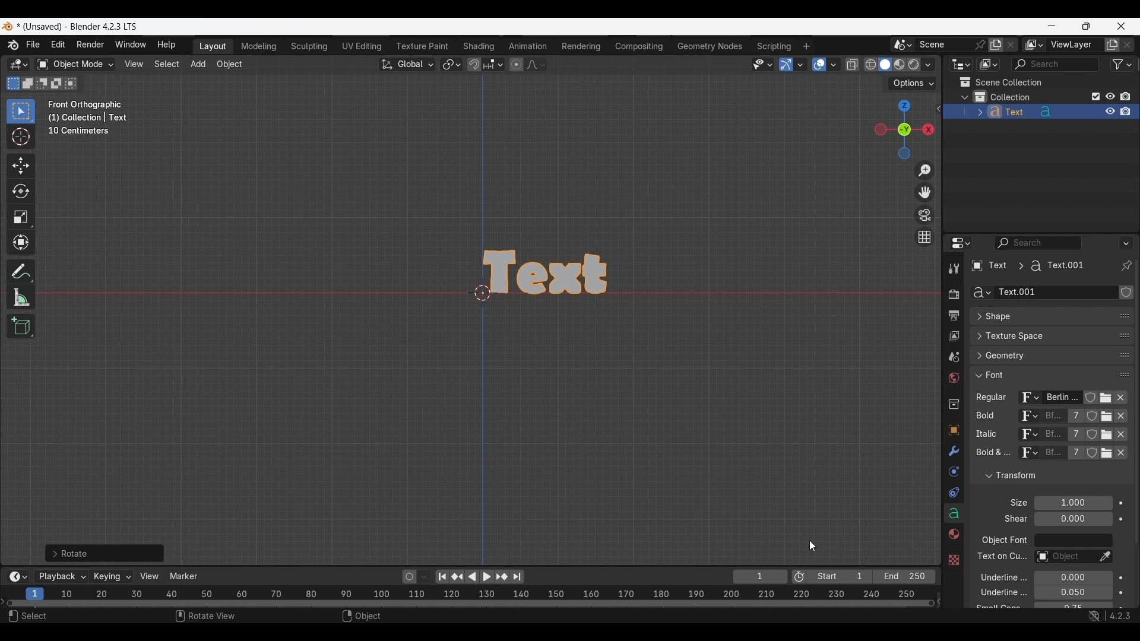 The height and width of the screenshot is (641, 1140). Describe the element at coordinates (363, 46) in the screenshot. I see `UV Editing workspace` at that location.